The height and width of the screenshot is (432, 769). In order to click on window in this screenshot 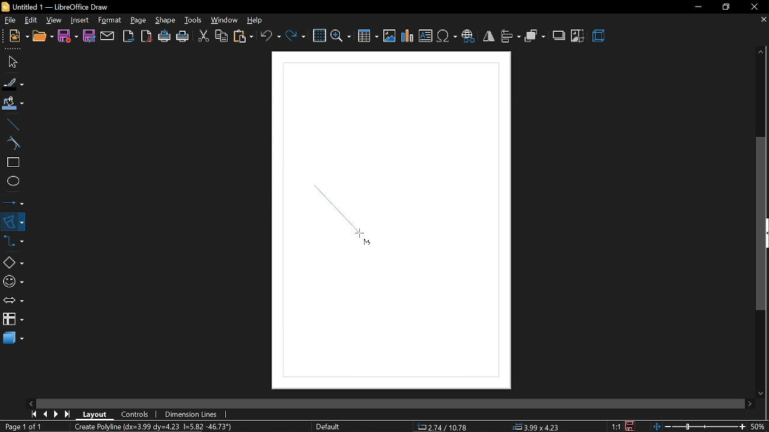, I will do `click(223, 20)`.